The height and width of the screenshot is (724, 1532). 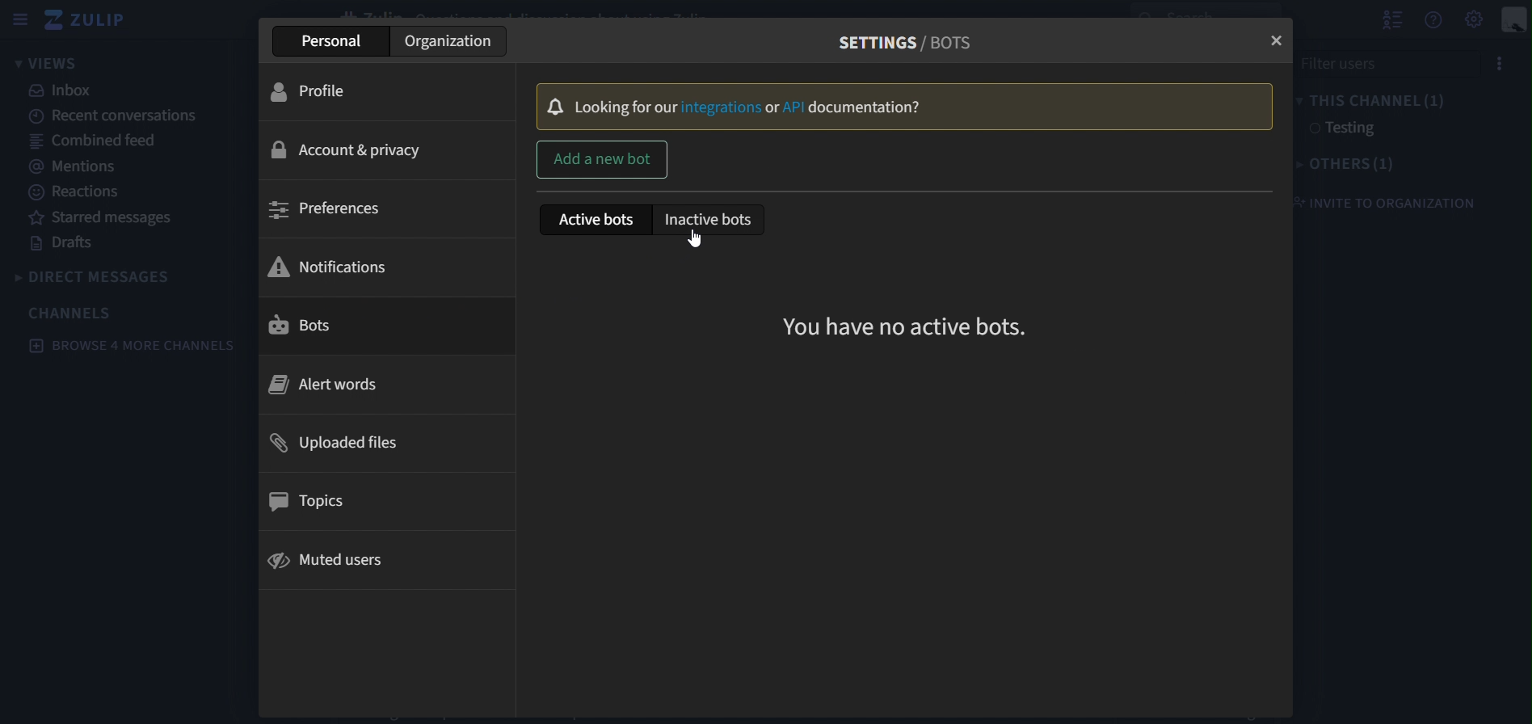 What do you see at coordinates (1495, 65) in the screenshot?
I see `options` at bounding box center [1495, 65].